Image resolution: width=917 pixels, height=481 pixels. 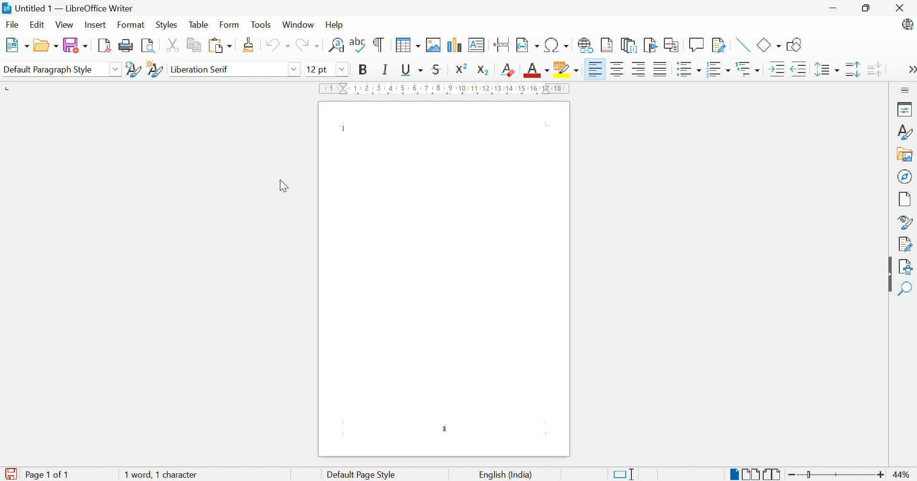 What do you see at coordinates (445, 430) in the screenshot?
I see `Page number added` at bounding box center [445, 430].